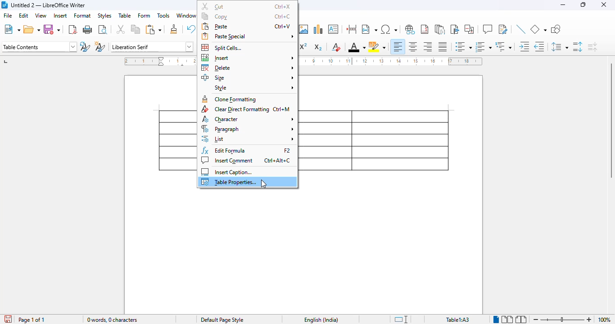 This screenshot has height=324, width=615. Describe the element at coordinates (521, 29) in the screenshot. I see `insert line` at that location.